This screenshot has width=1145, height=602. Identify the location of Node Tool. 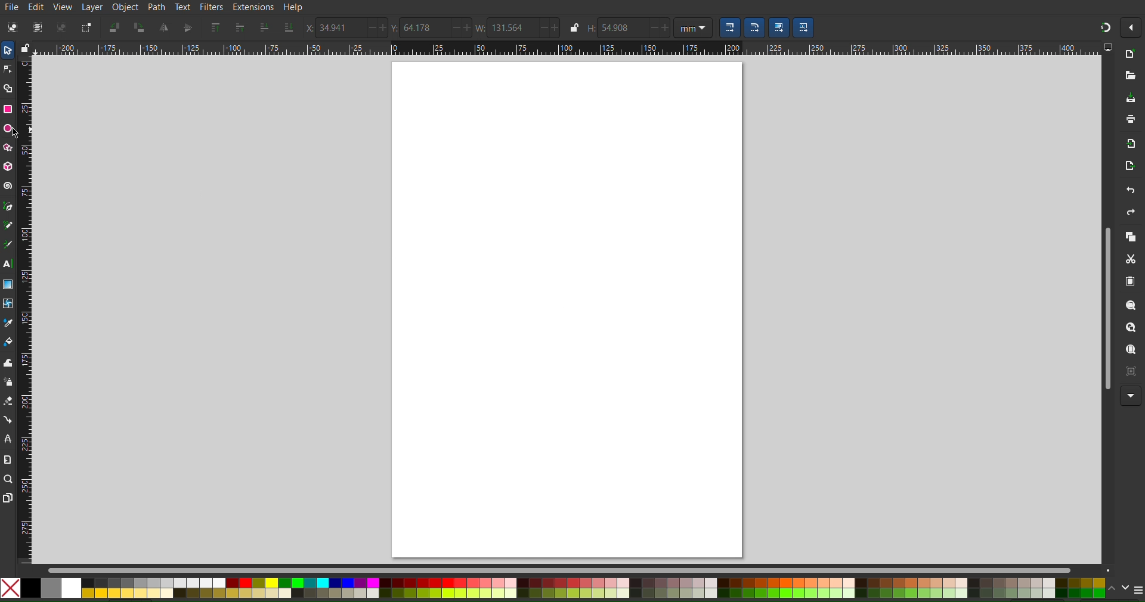
(7, 71).